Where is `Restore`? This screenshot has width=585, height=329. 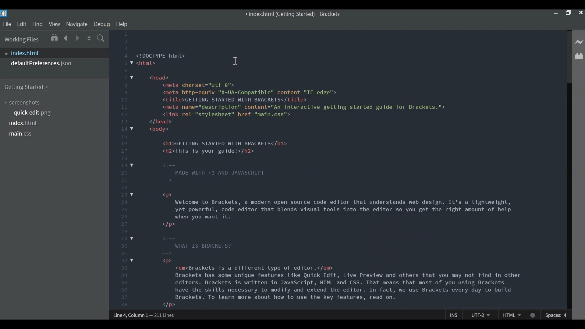 Restore is located at coordinates (568, 13).